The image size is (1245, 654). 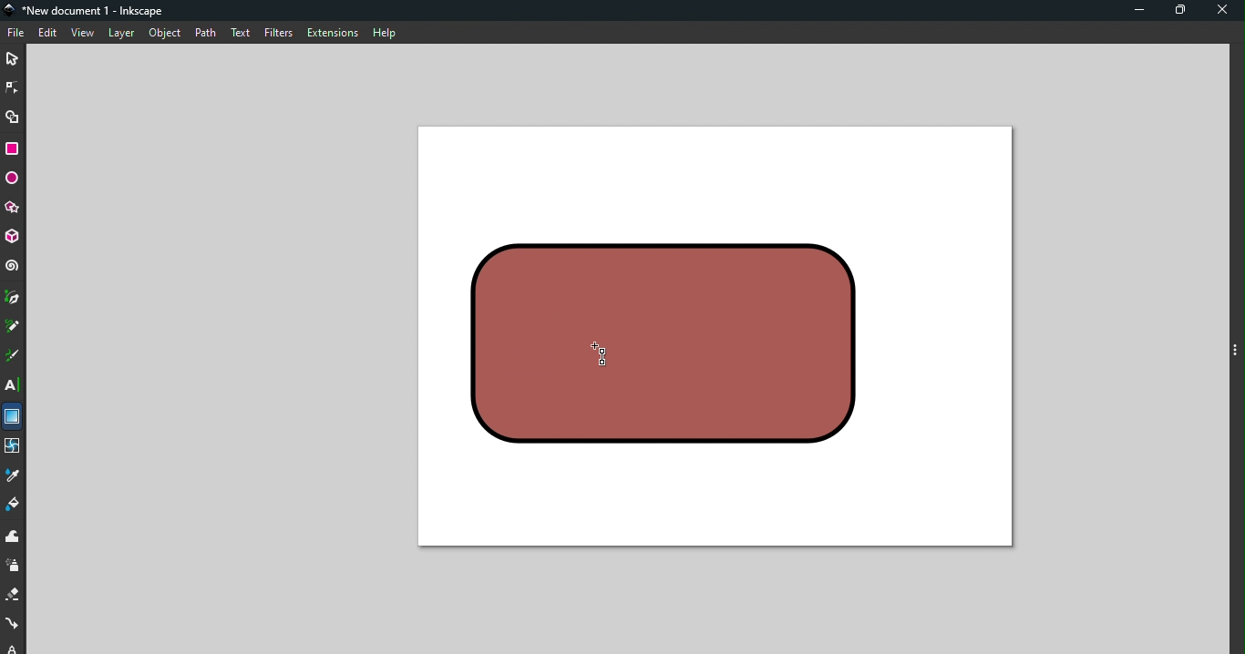 What do you see at coordinates (14, 596) in the screenshot?
I see `Eraser tool` at bounding box center [14, 596].